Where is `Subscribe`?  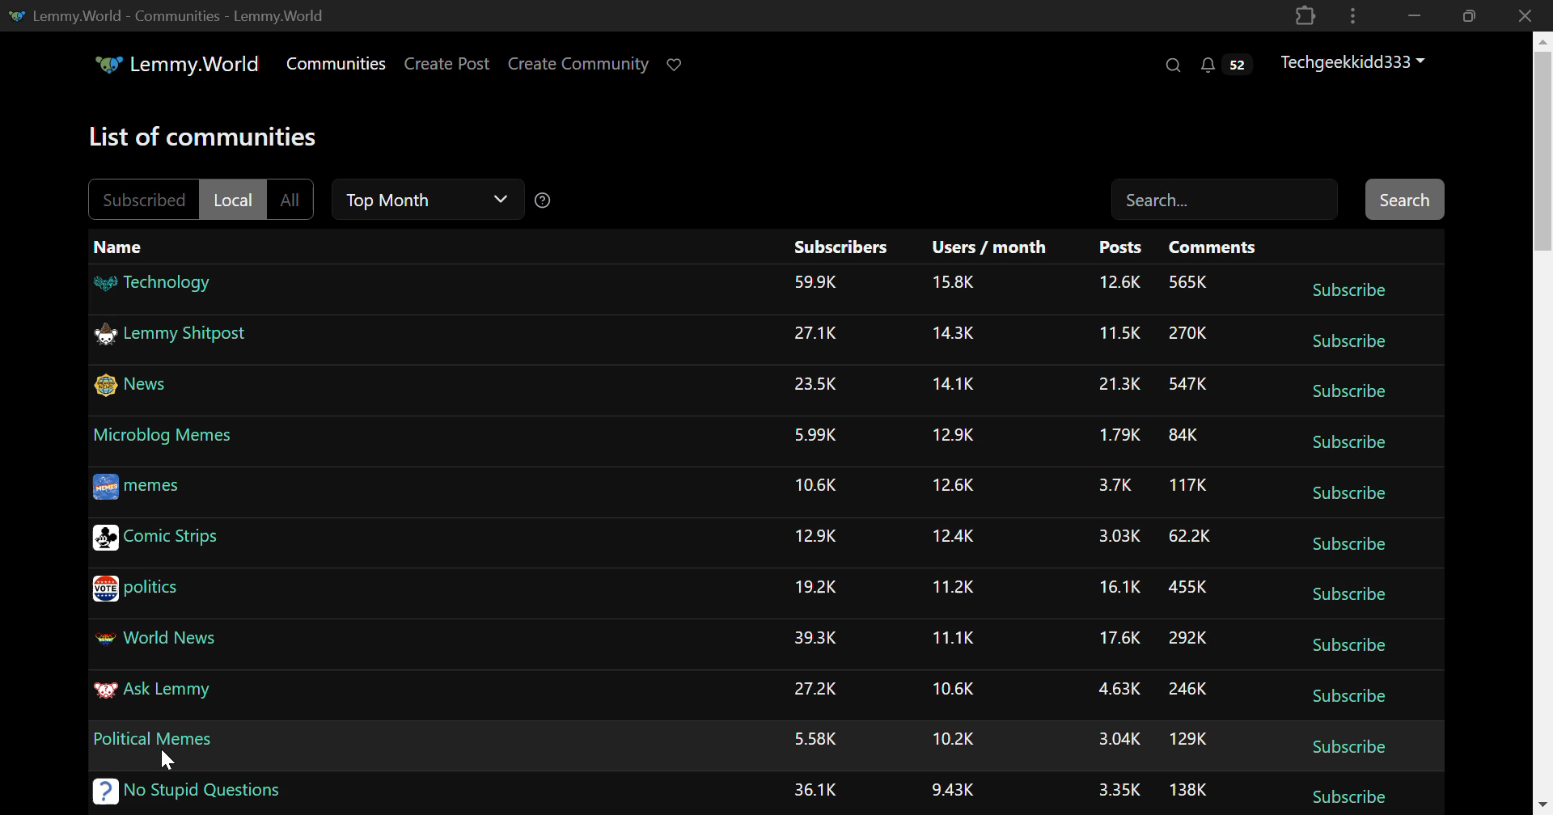 Subscribe is located at coordinates (1351, 747).